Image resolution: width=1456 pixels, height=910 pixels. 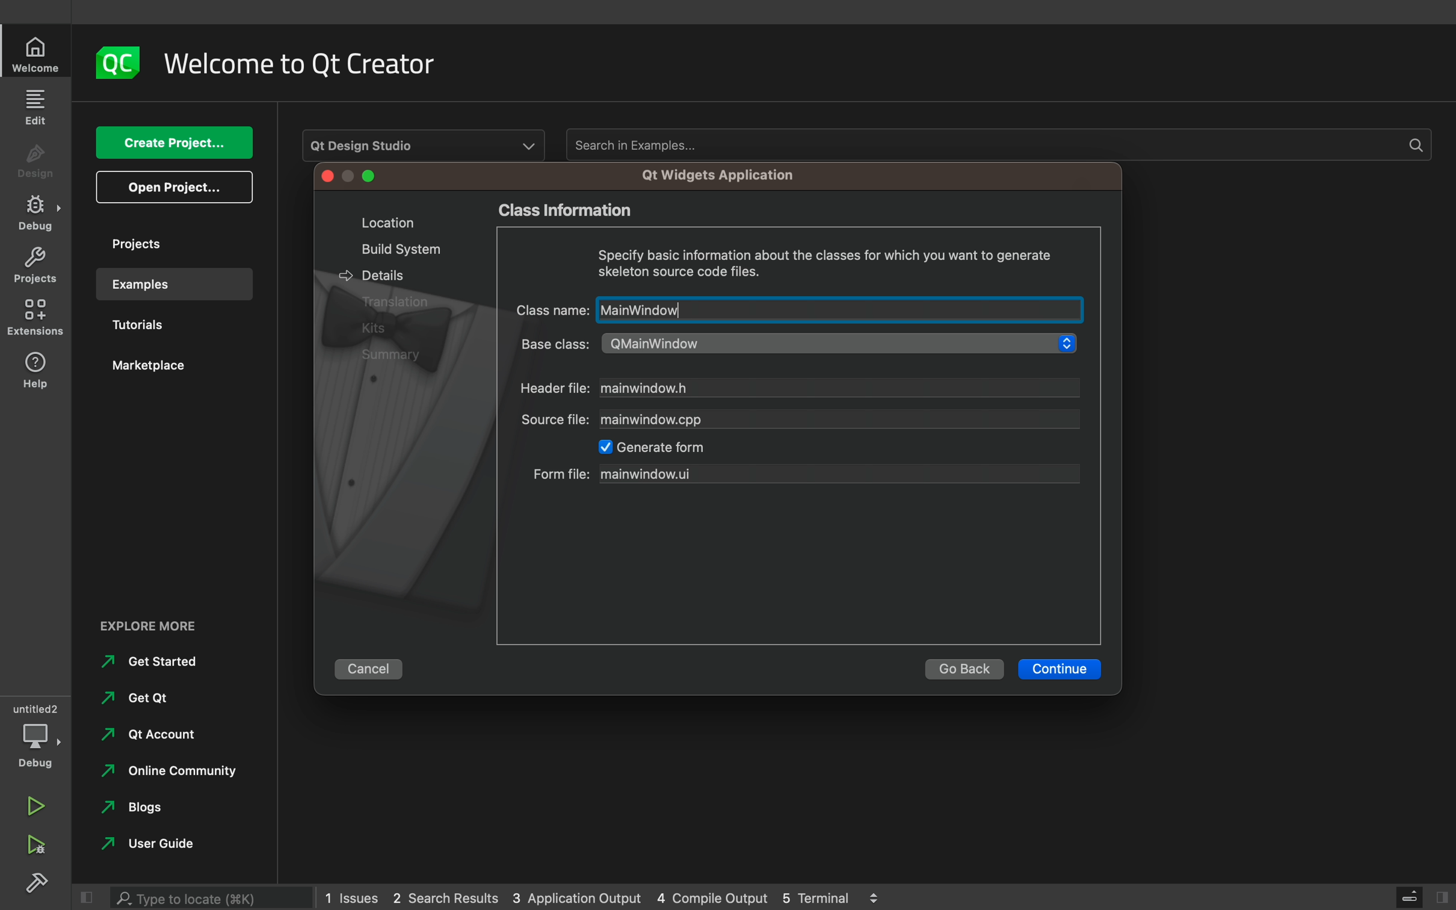 I want to click on welcome to qt creator, so click(x=310, y=64).